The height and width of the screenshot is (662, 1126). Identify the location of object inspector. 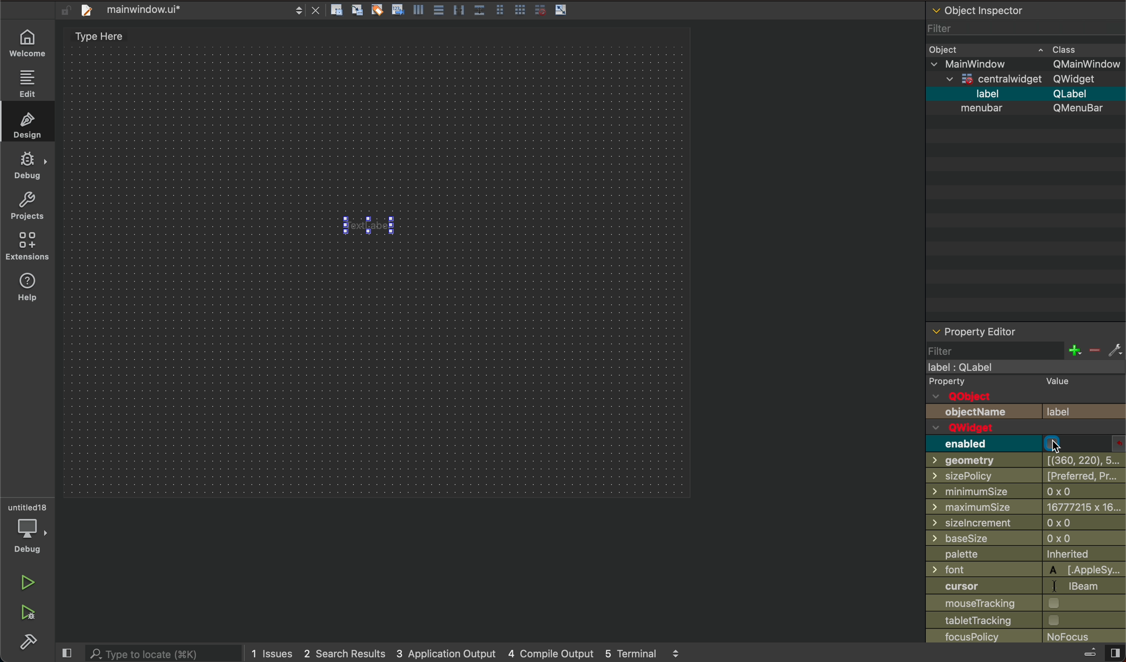
(1027, 11).